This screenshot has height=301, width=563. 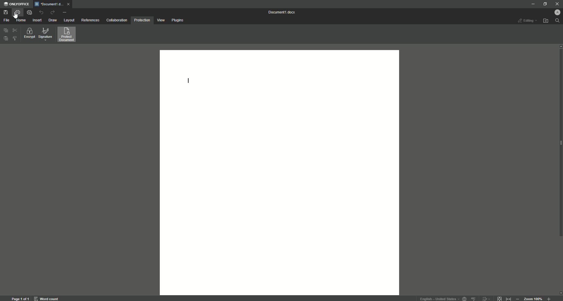 What do you see at coordinates (465, 298) in the screenshot?
I see `set document language` at bounding box center [465, 298].